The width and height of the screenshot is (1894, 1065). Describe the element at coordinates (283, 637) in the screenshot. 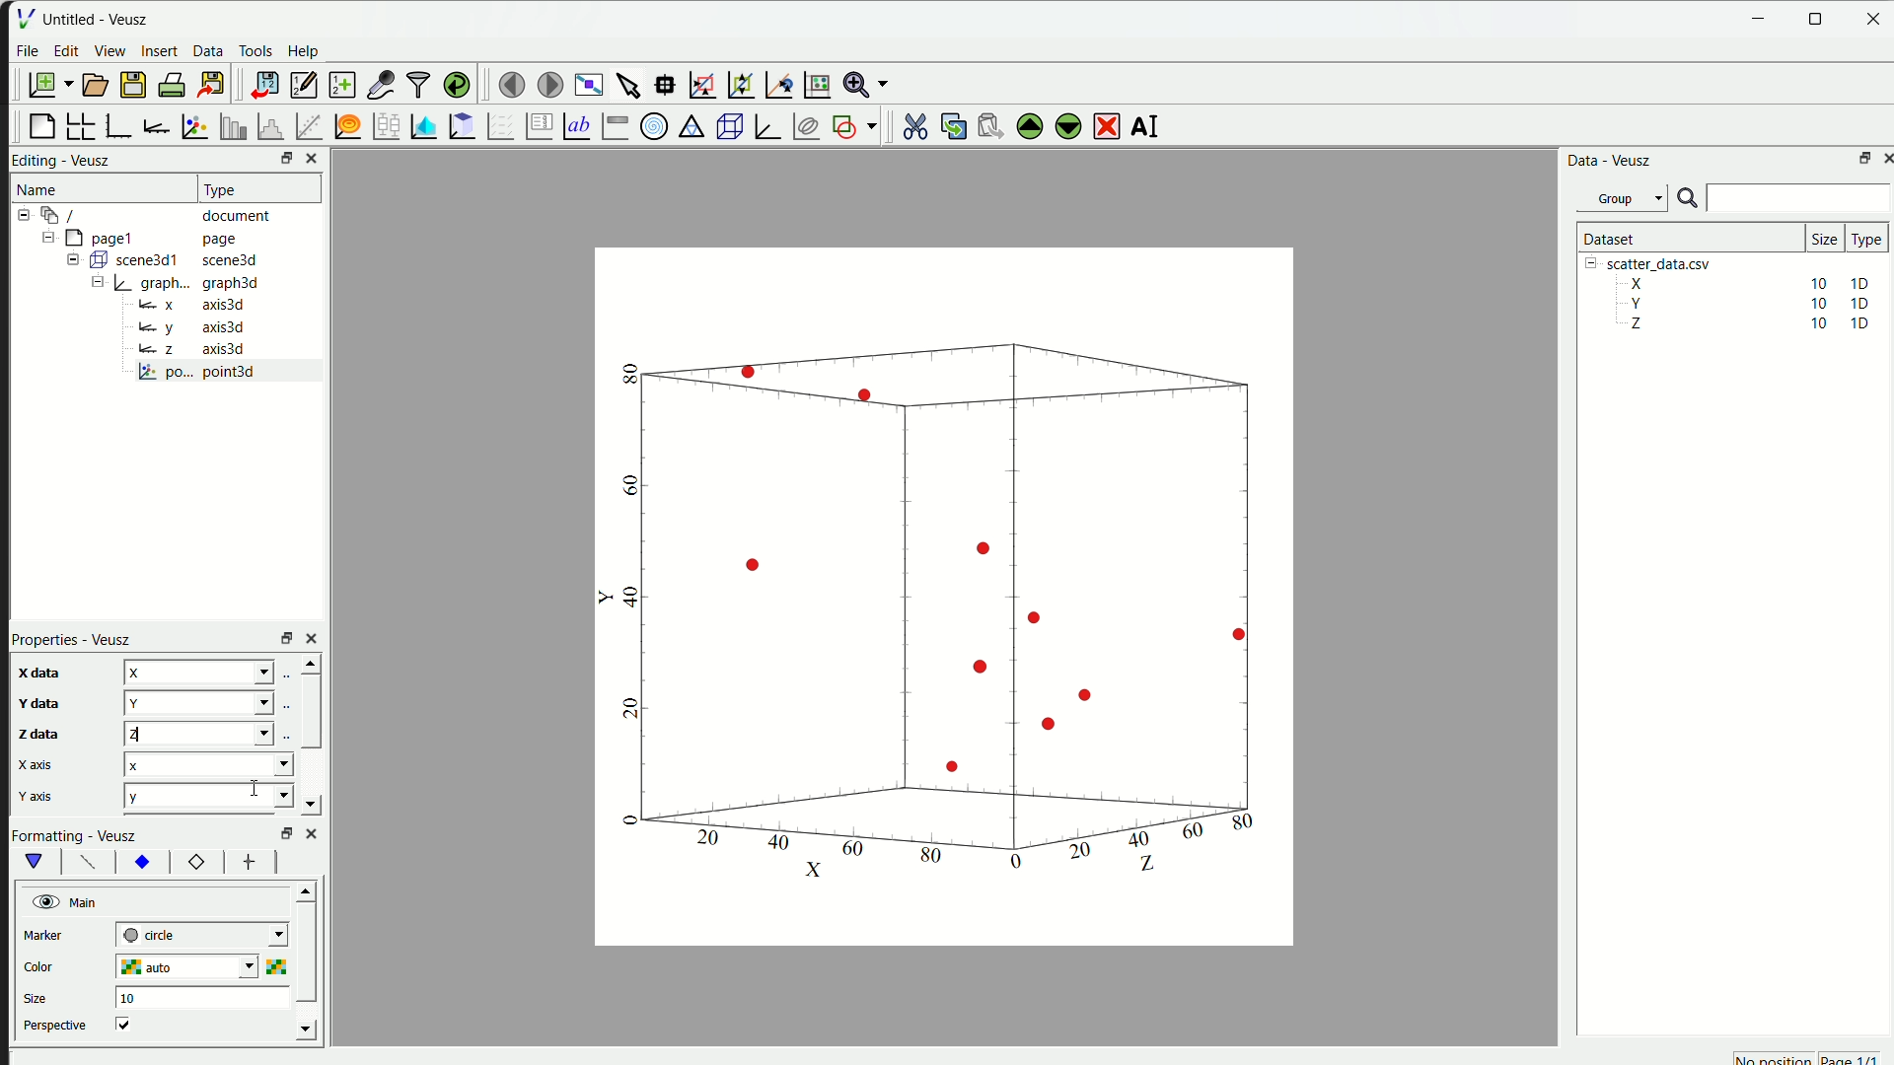

I see `rezise` at that location.